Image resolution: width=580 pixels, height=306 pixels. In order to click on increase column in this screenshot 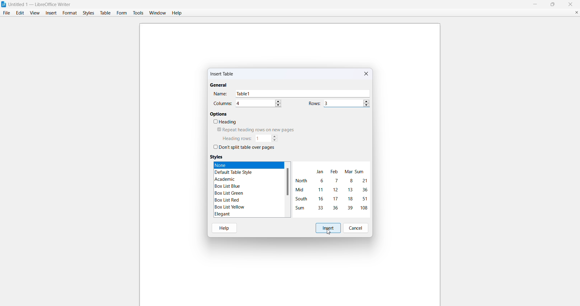, I will do `click(279, 100)`.